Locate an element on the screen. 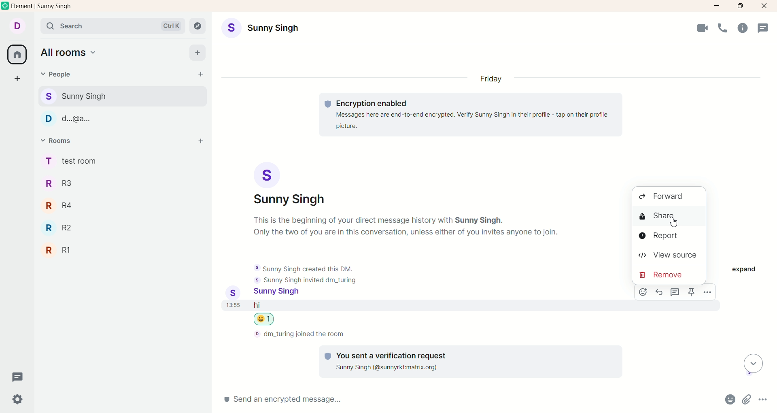   is located at coordinates (675, 292).